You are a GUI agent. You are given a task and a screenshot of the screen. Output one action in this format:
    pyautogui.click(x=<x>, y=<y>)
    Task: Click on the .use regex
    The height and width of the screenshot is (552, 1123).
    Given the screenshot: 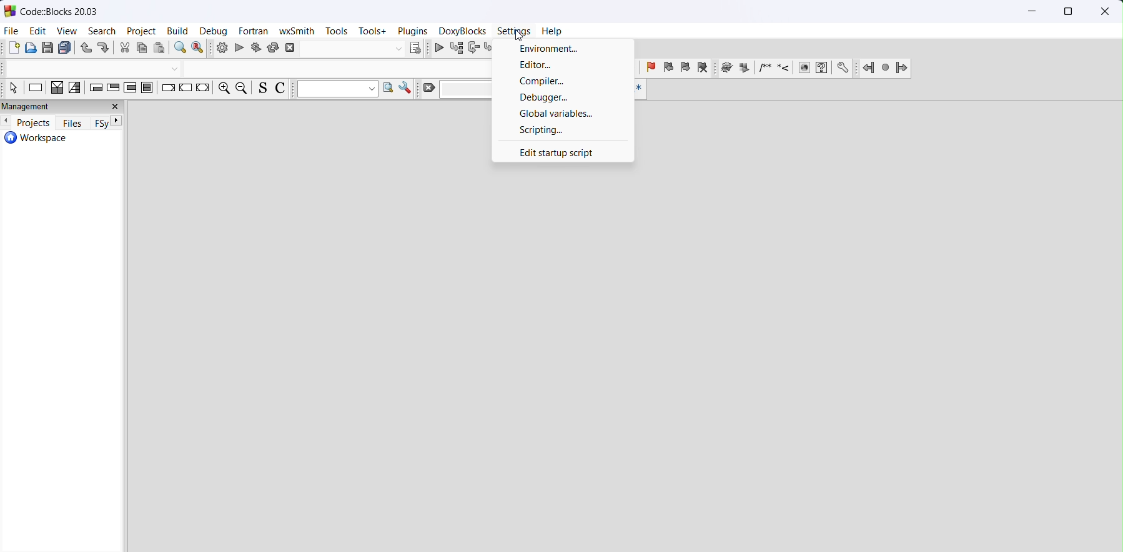 What is the action you would take?
    pyautogui.click(x=639, y=89)
    